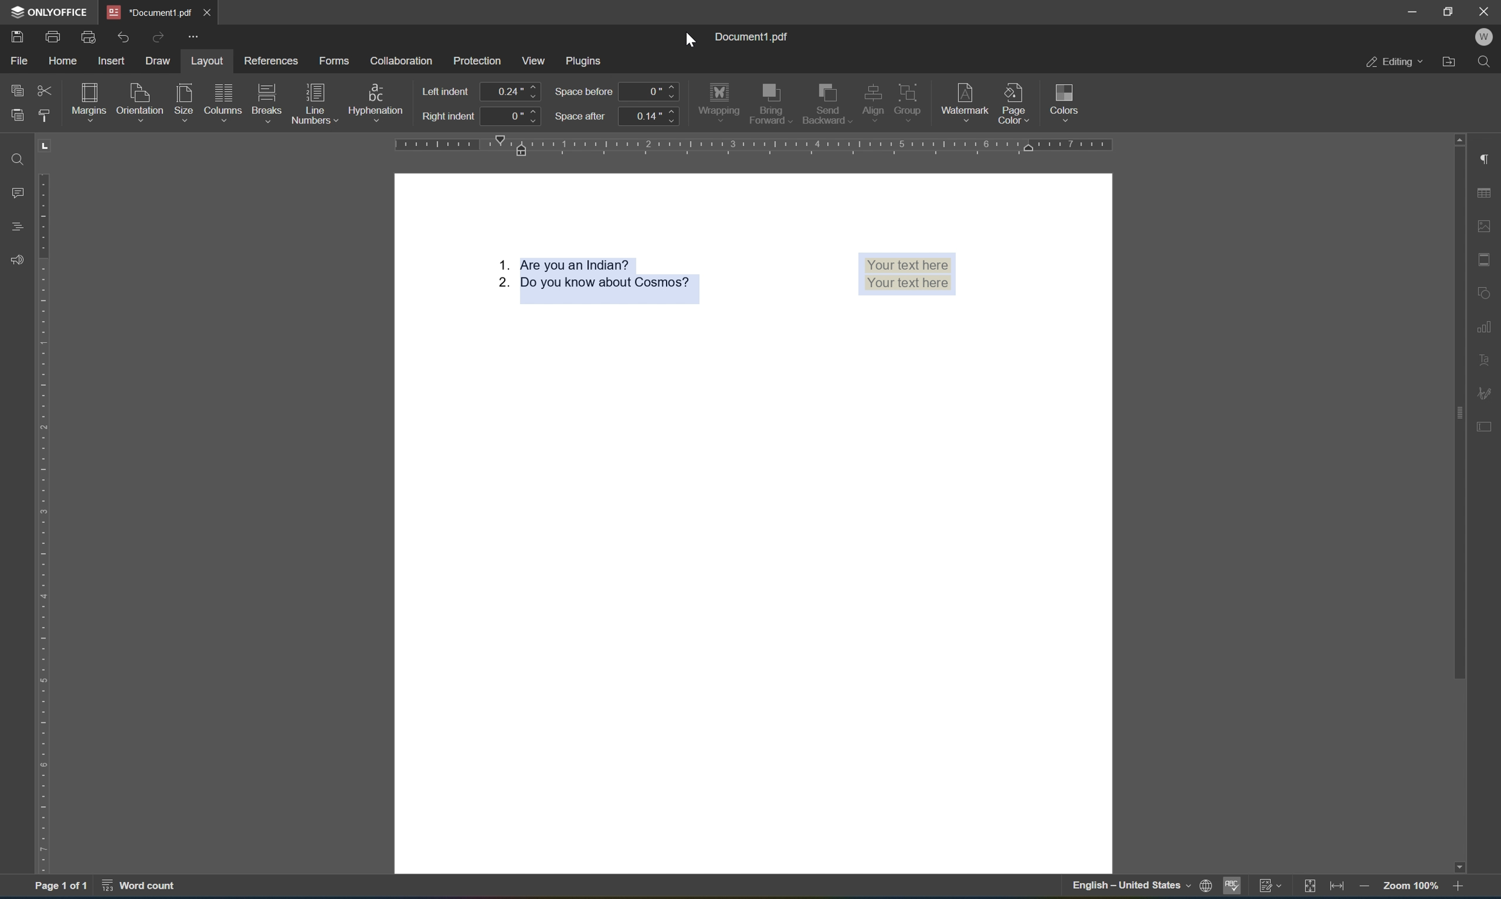 The width and height of the screenshot is (1501, 899). I want to click on find, so click(20, 159).